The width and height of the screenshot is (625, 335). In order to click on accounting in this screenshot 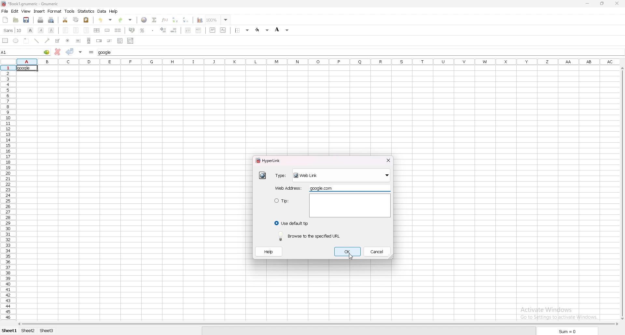, I will do `click(132, 30)`.